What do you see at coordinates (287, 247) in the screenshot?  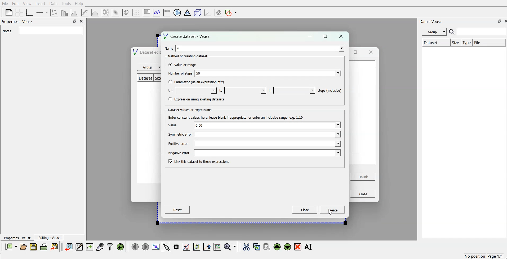 I see `move the selected widgets down` at bounding box center [287, 247].